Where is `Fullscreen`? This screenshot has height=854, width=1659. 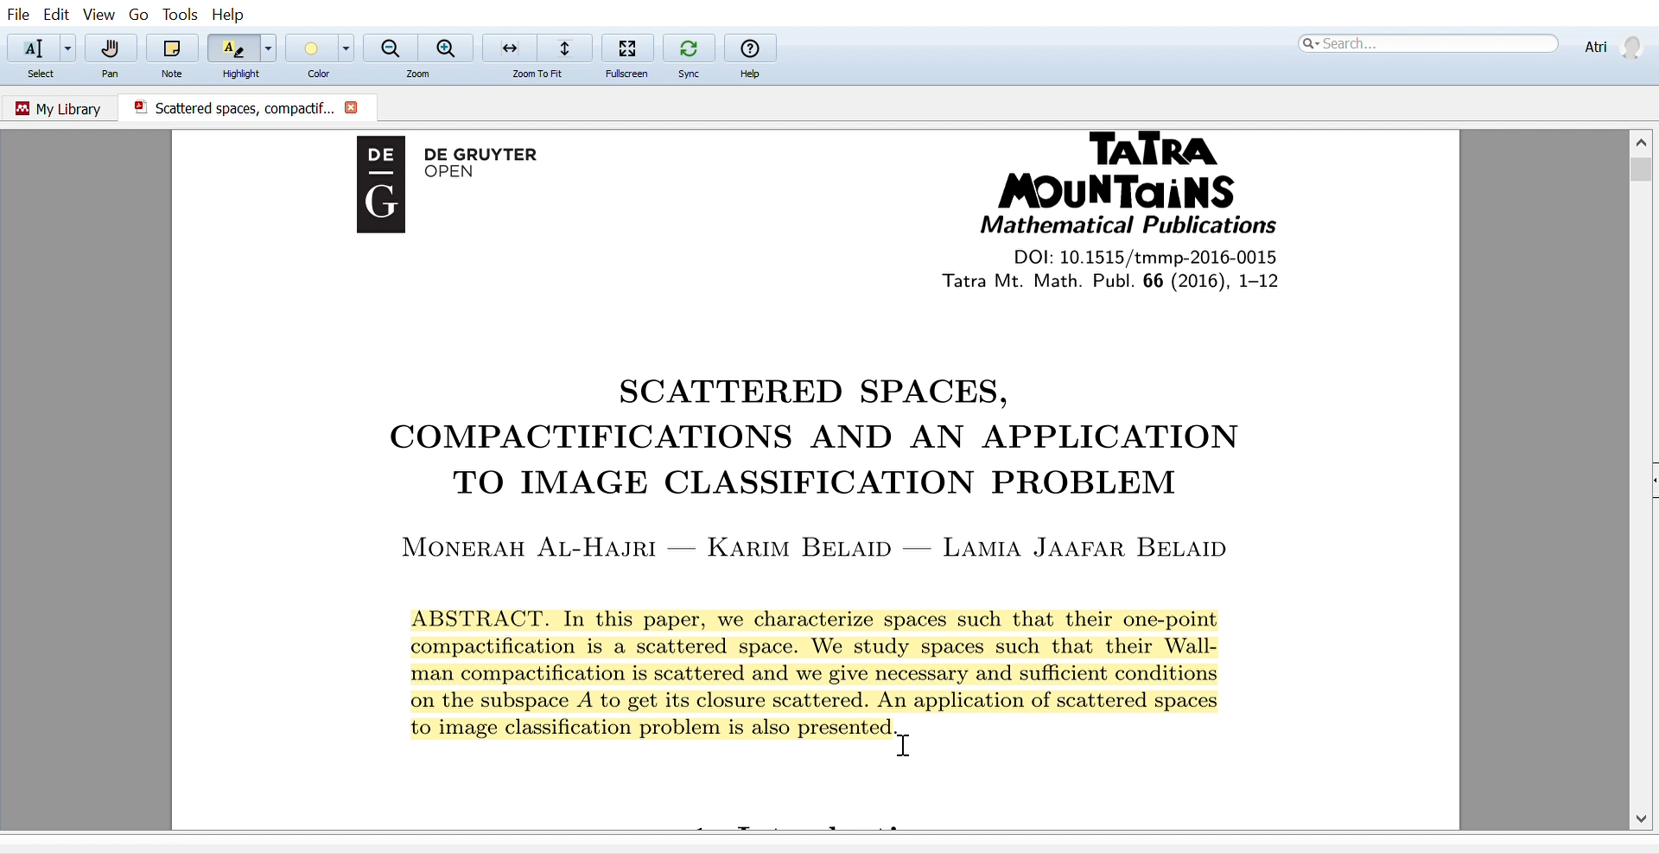 Fullscreen is located at coordinates (628, 47).